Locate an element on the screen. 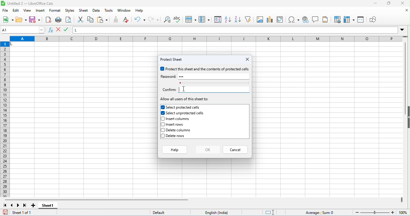 Image resolution: width=410 pixels, height=216 pixels. insert columns is located at coordinates (177, 119).